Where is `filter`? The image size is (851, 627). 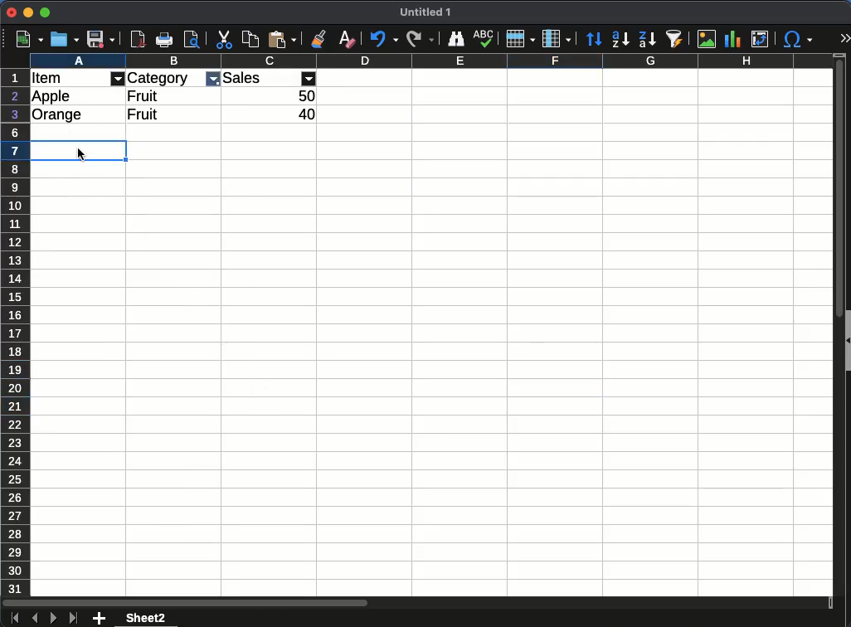 filter is located at coordinates (212, 80).